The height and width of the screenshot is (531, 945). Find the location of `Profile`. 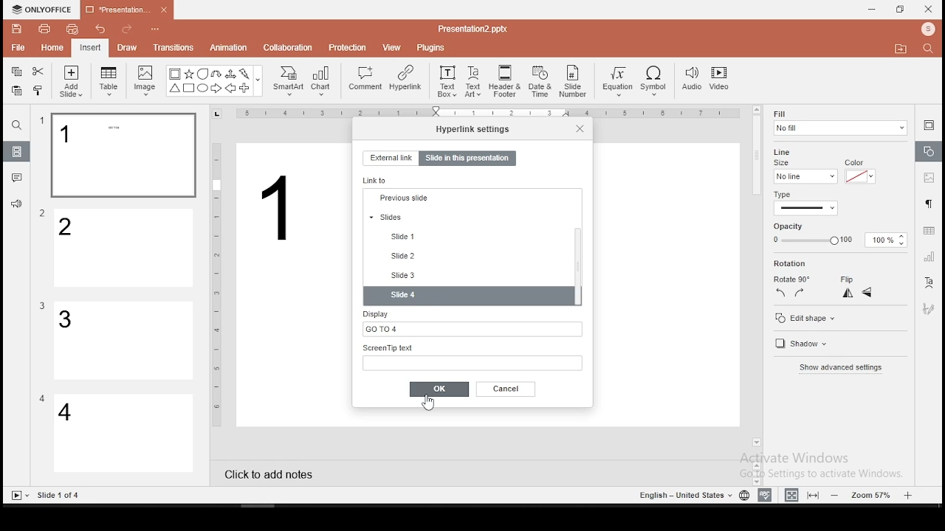

Profile is located at coordinates (929, 29).